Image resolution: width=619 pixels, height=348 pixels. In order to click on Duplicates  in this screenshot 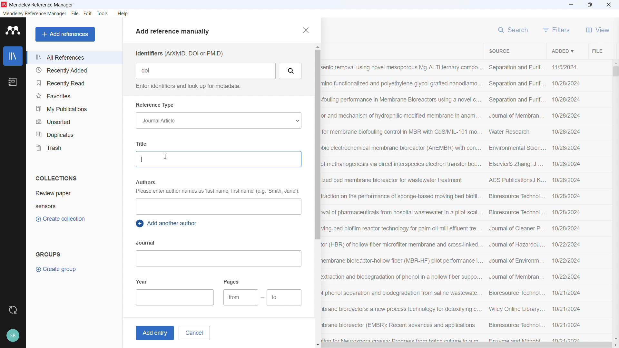, I will do `click(74, 134)`.